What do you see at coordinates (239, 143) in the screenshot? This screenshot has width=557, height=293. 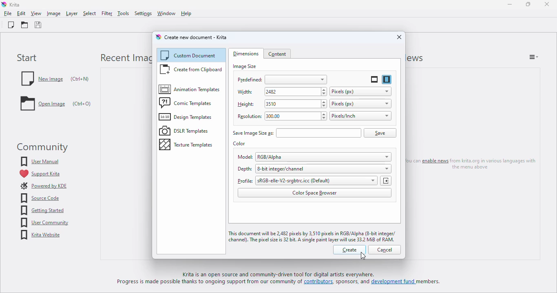 I see `color` at bounding box center [239, 143].